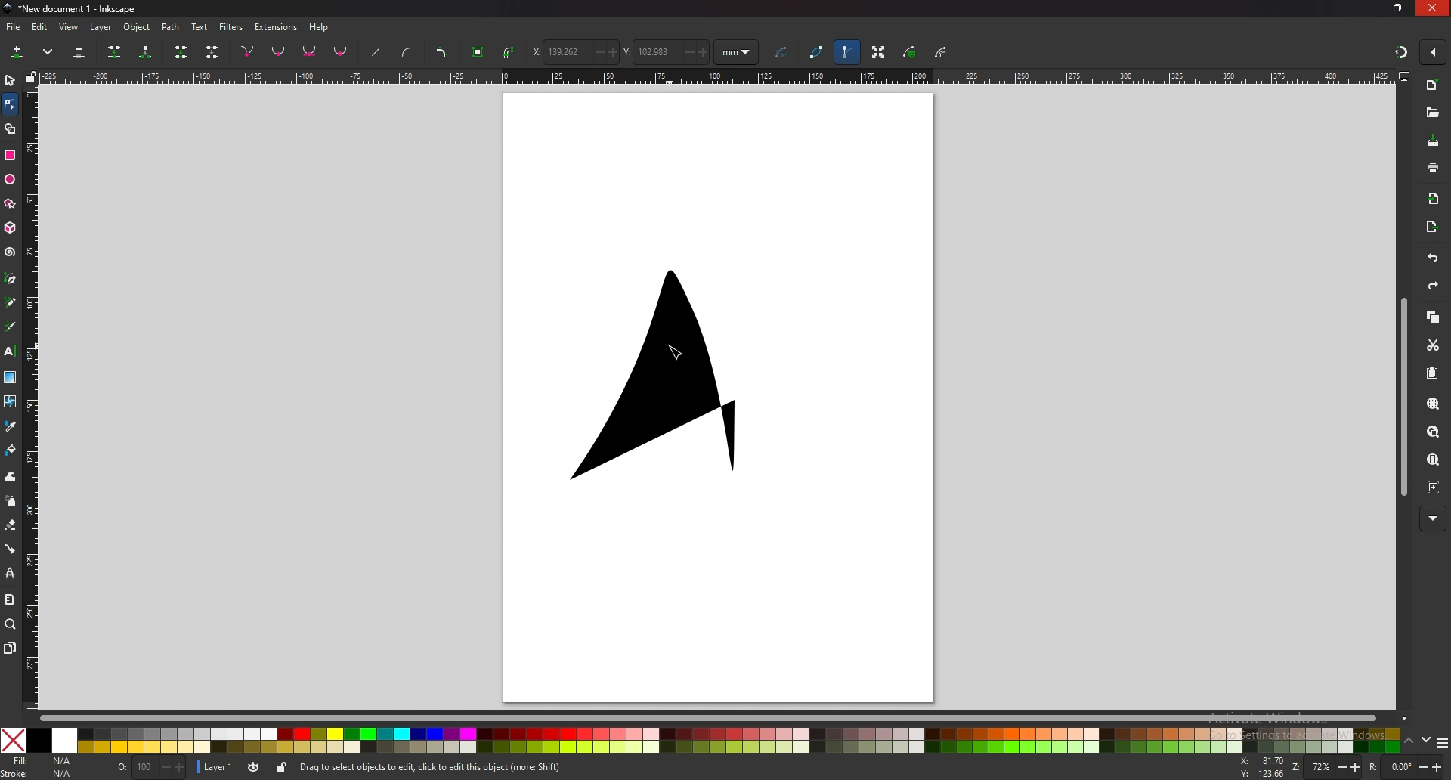  What do you see at coordinates (147, 52) in the screenshot?
I see `break paths` at bounding box center [147, 52].